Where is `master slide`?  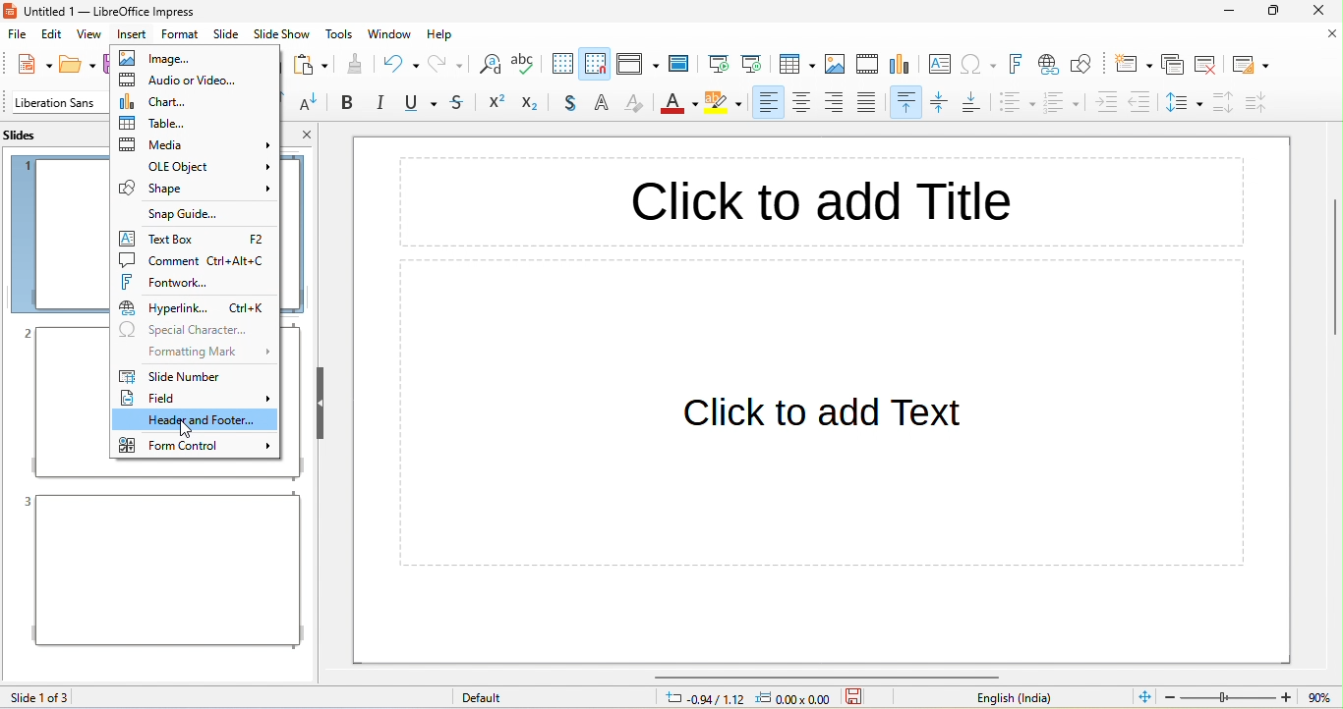 master slide is located at coordinates (683, 63).